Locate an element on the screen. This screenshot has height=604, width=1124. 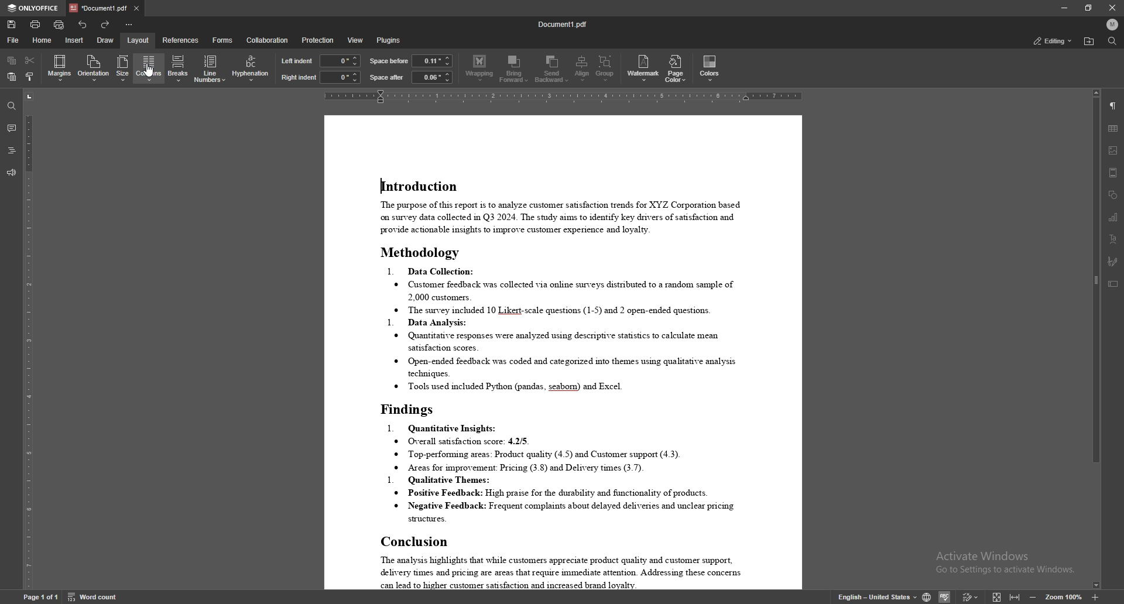
horizontal scale is located at coordinates (567, 97).